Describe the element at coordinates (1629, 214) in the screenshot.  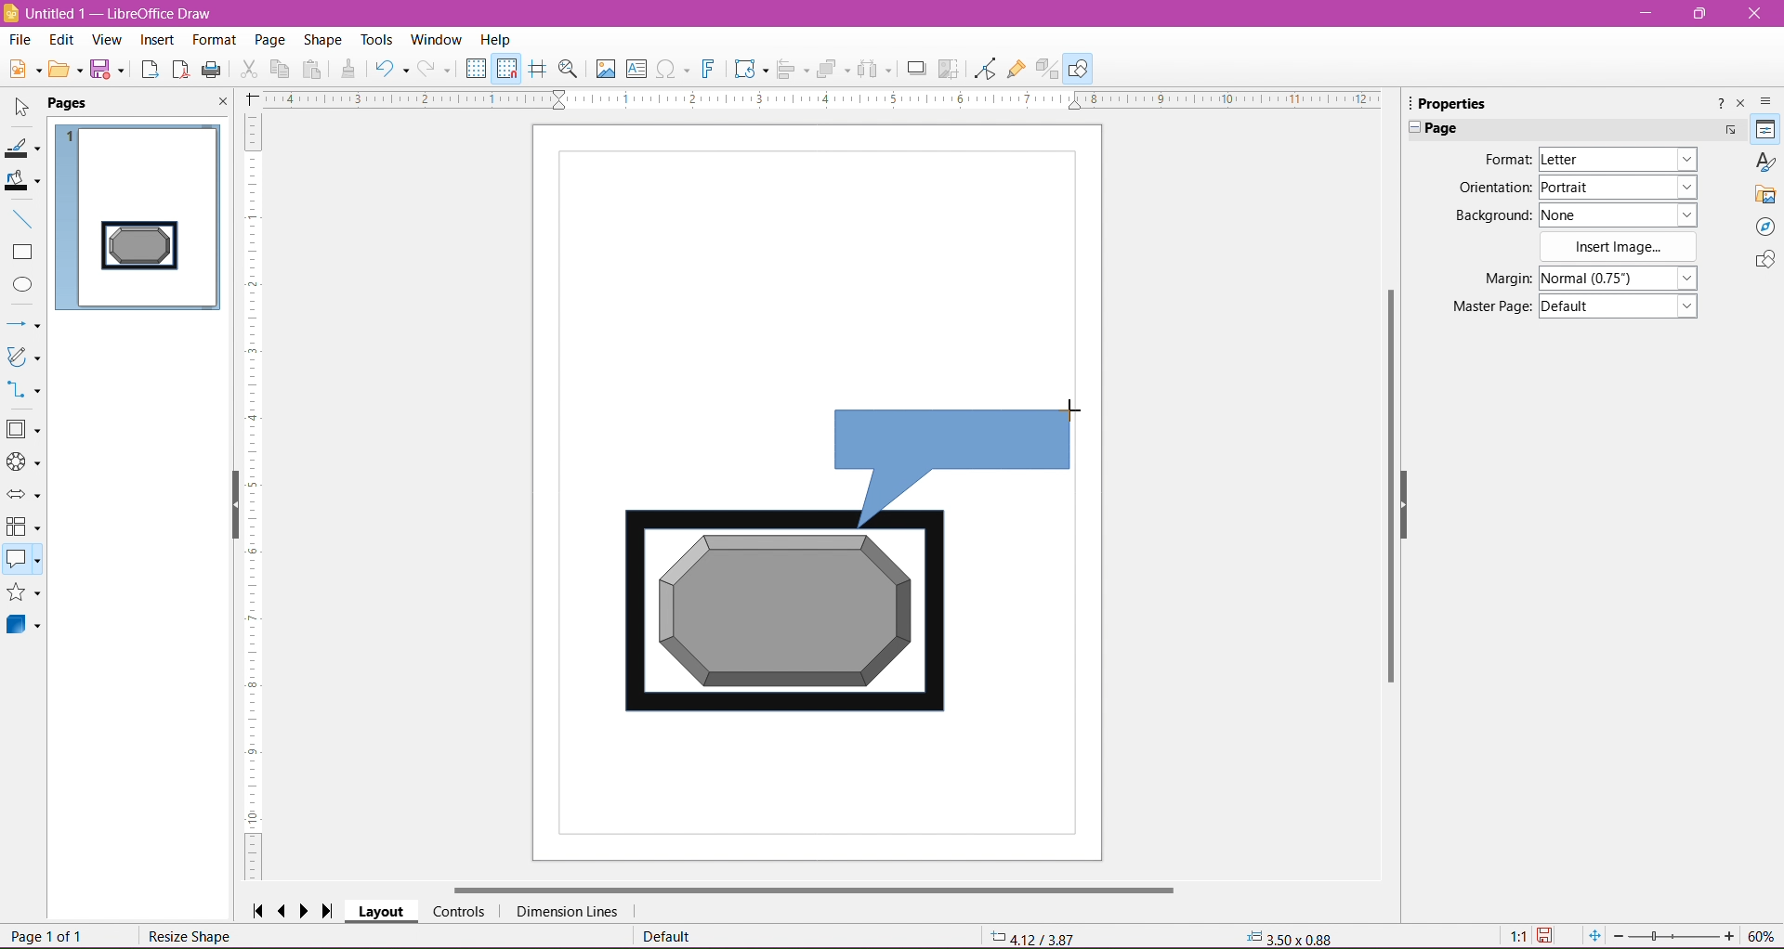
I see `Select background` at that location.